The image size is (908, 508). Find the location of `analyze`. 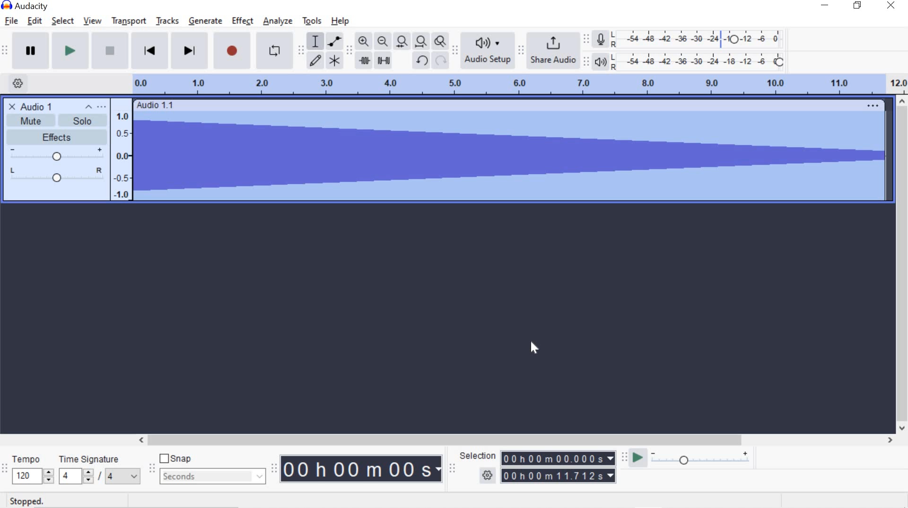

analyze is located at coordinates (278, 22).